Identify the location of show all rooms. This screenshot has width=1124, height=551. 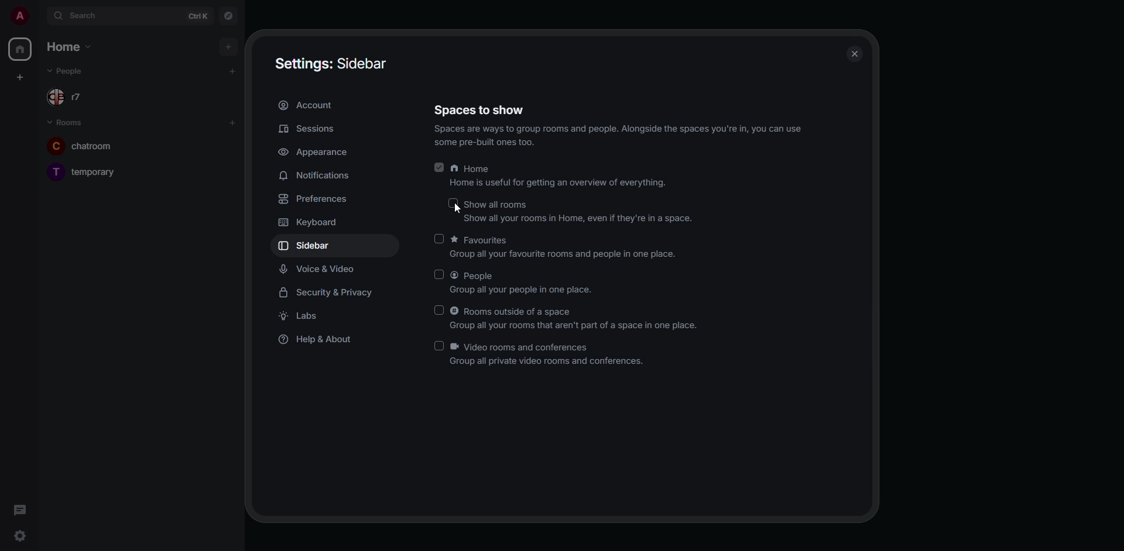
(581, 212).